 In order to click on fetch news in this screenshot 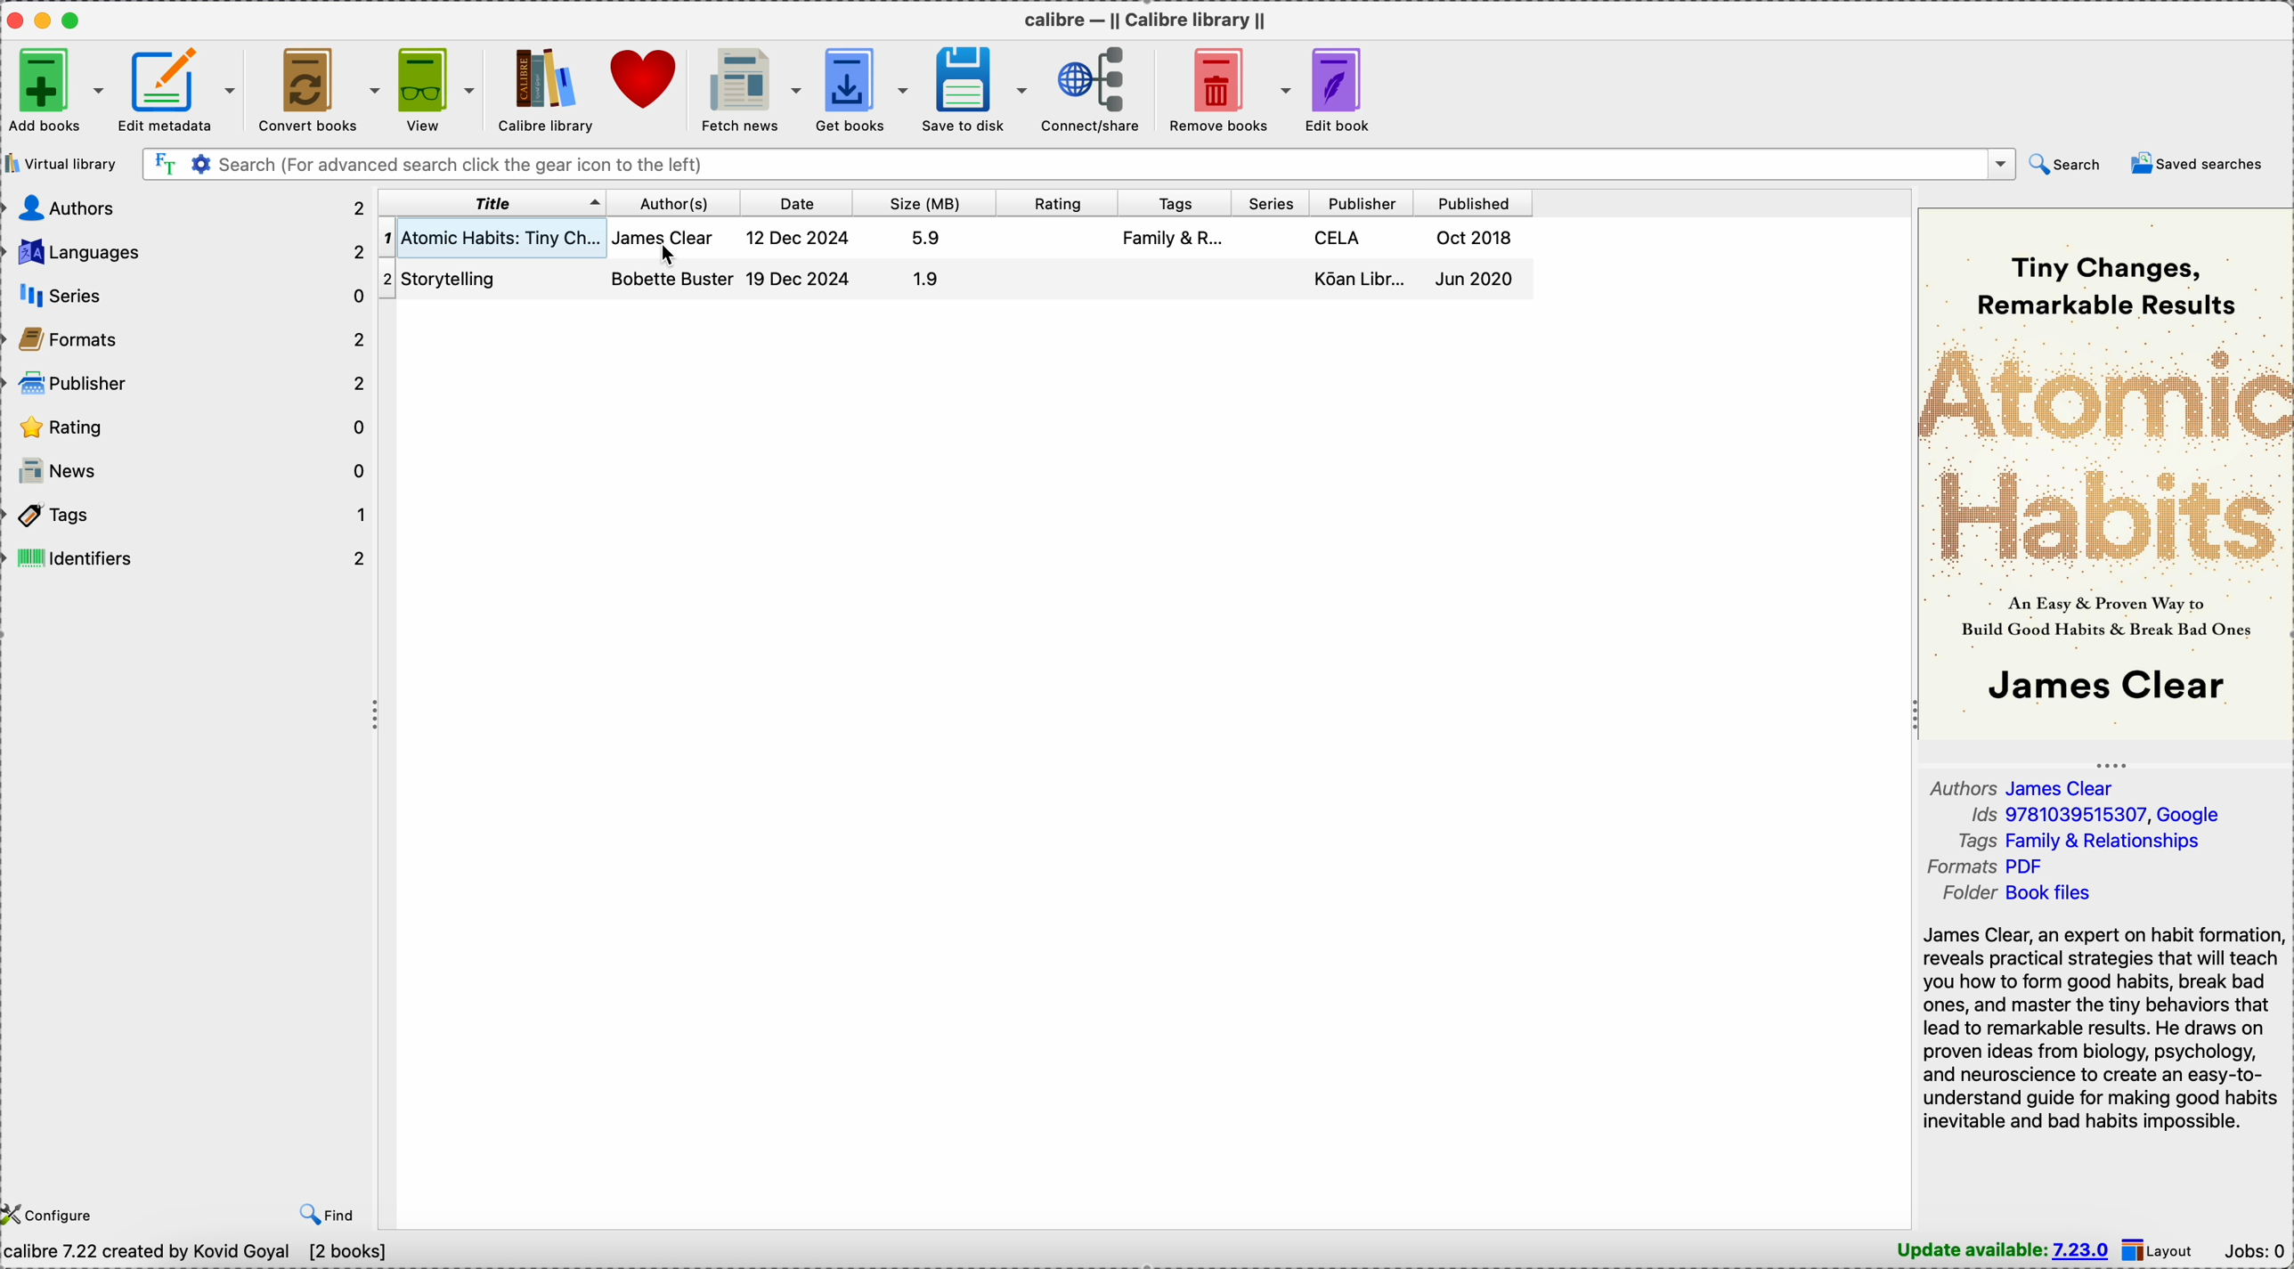, I will do `click(747, 88)`.